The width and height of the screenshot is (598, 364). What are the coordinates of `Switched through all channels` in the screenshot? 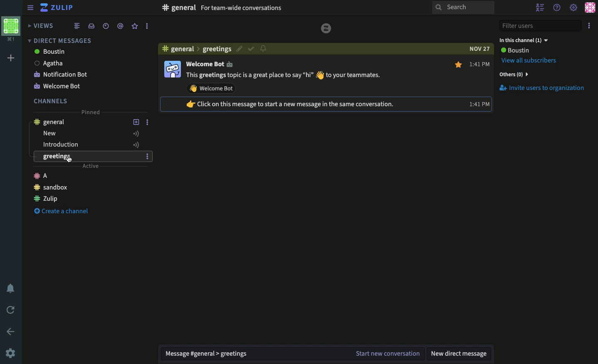 It's located at (69, 158).